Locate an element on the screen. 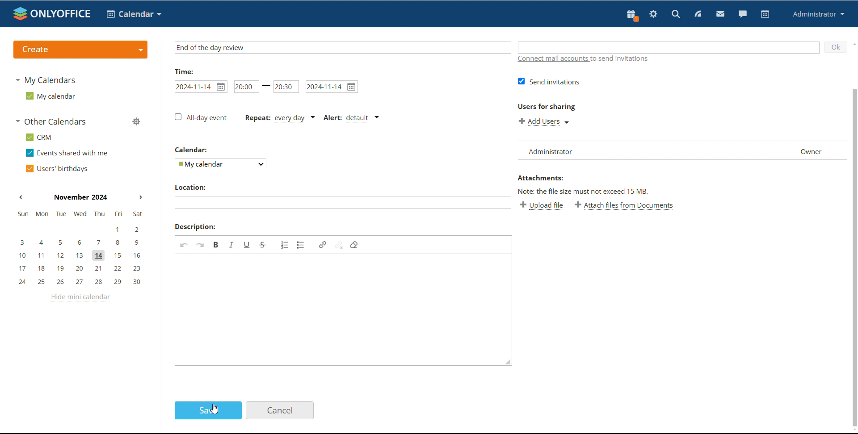 The image size is (858, 434). Underline is located at coordinates (247, 245).